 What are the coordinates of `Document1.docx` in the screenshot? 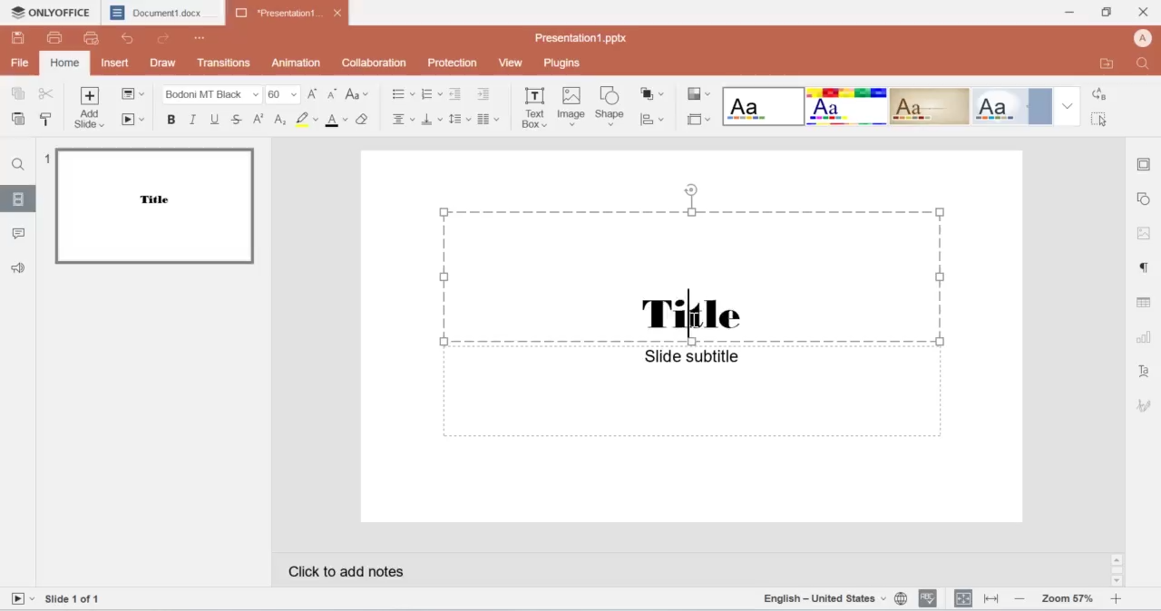 It's located at (162, 12).